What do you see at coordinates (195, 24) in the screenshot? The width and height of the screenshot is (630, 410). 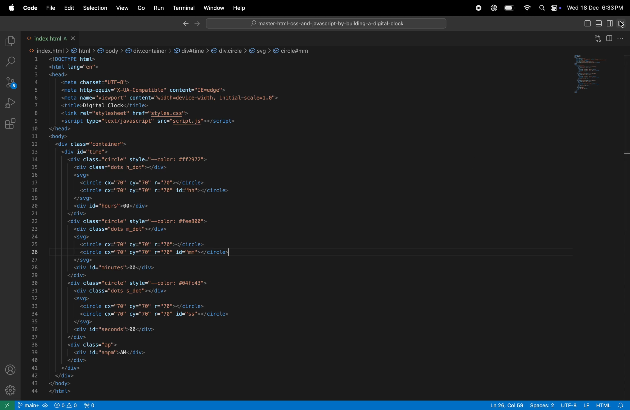 I see `forward` at bounding box center [195, 24].